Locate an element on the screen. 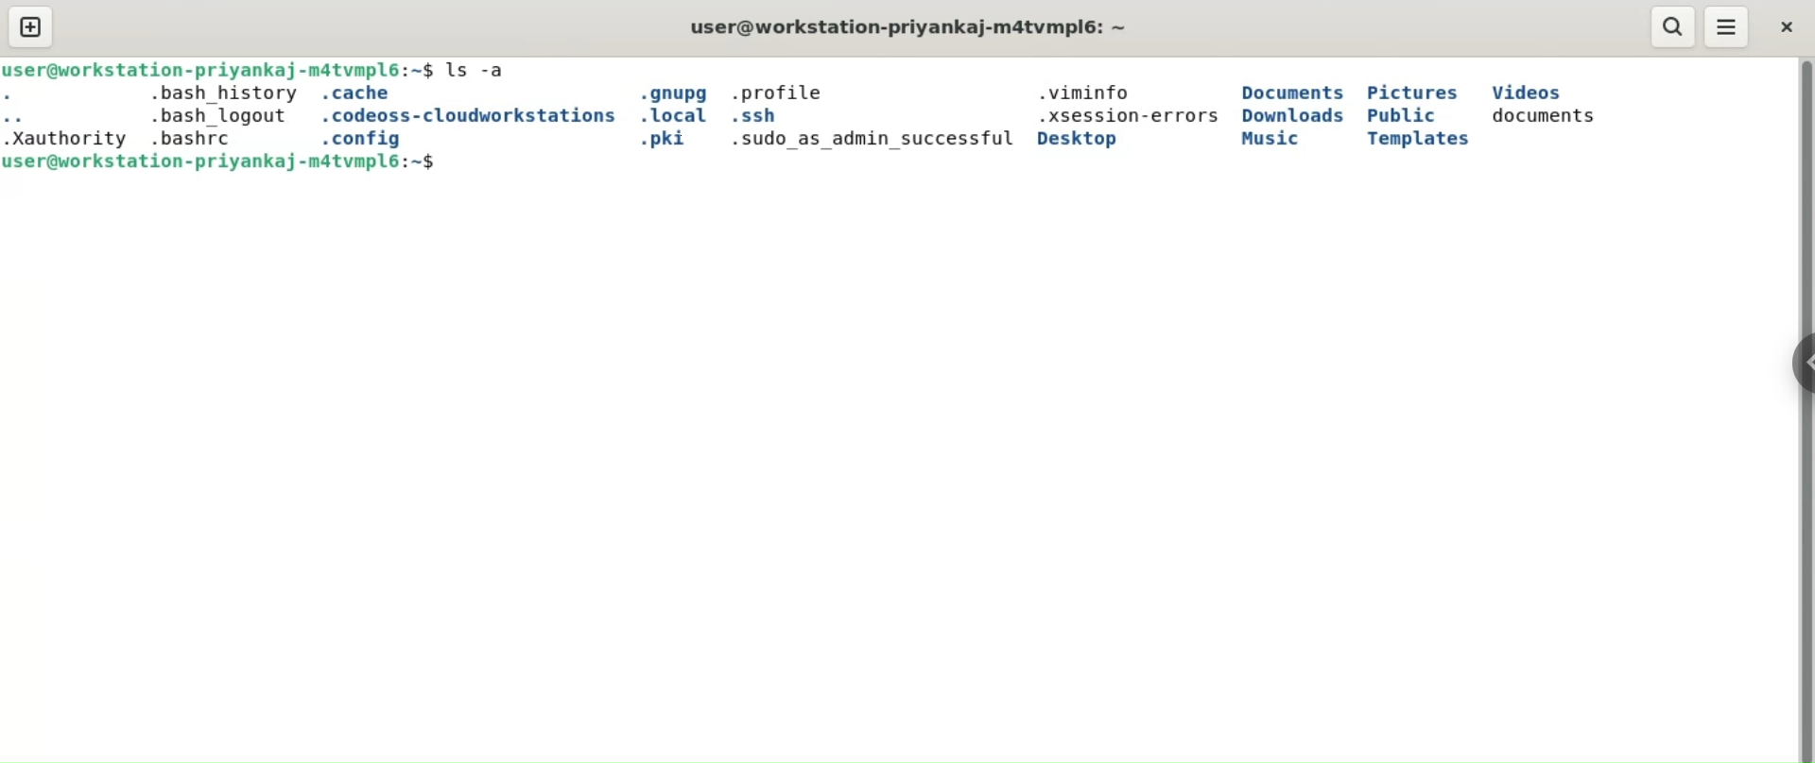 The image size is (1815, 763). .gnupg is located at coordinates (671, 93).